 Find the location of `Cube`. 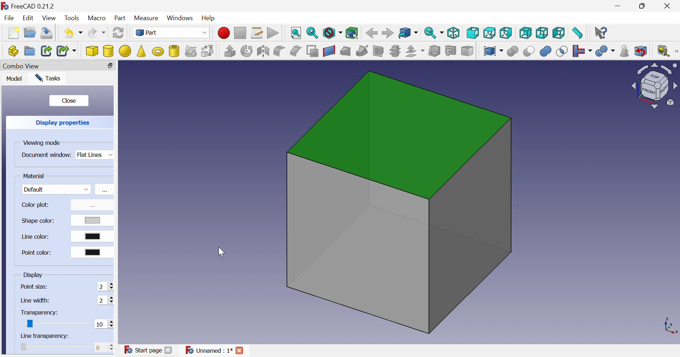

Cube is located at coordinates (91, 51).